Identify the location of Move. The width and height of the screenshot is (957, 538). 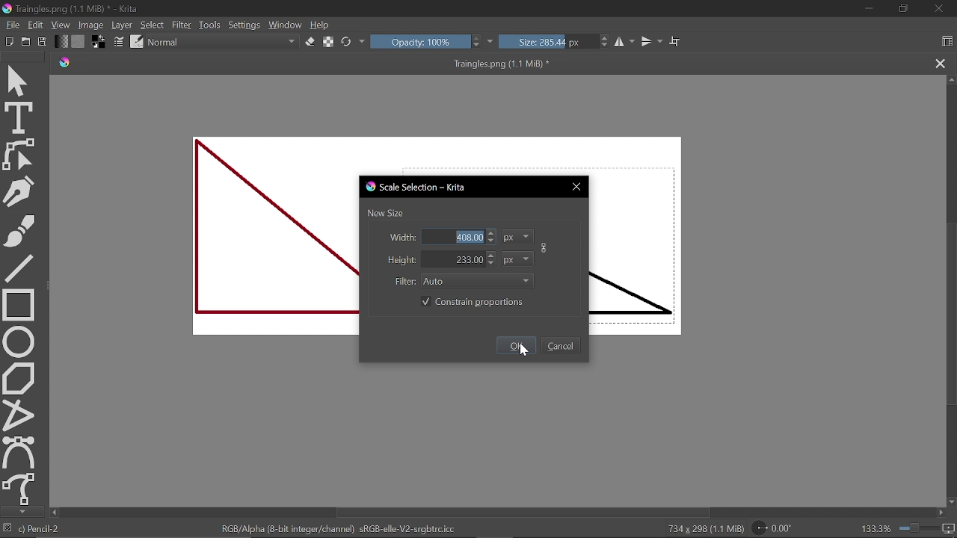
(20, 78).